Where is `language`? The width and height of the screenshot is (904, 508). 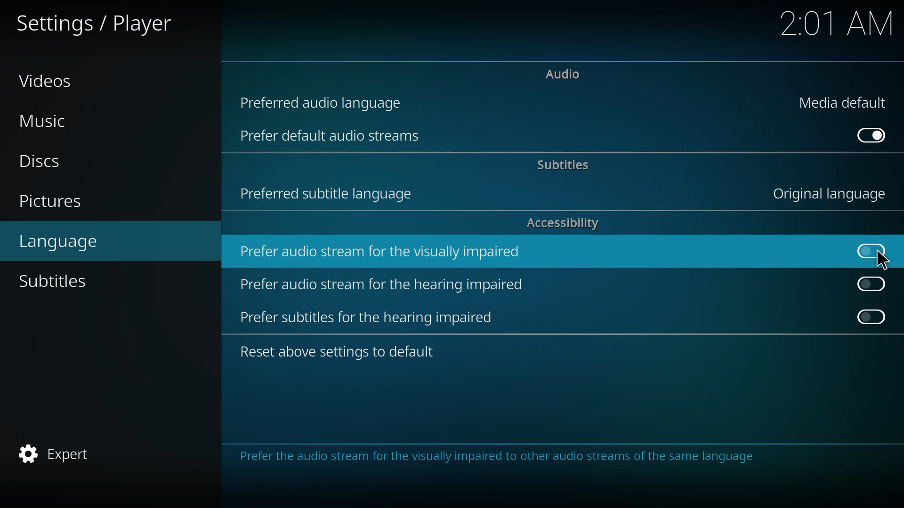 language is located at coordinates (831, 193).